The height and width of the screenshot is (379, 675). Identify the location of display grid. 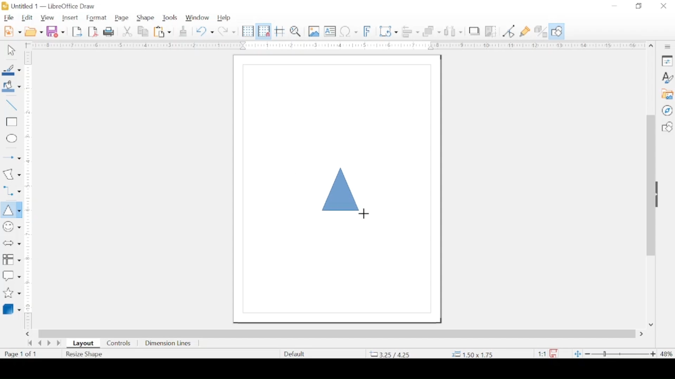
(248, 31).